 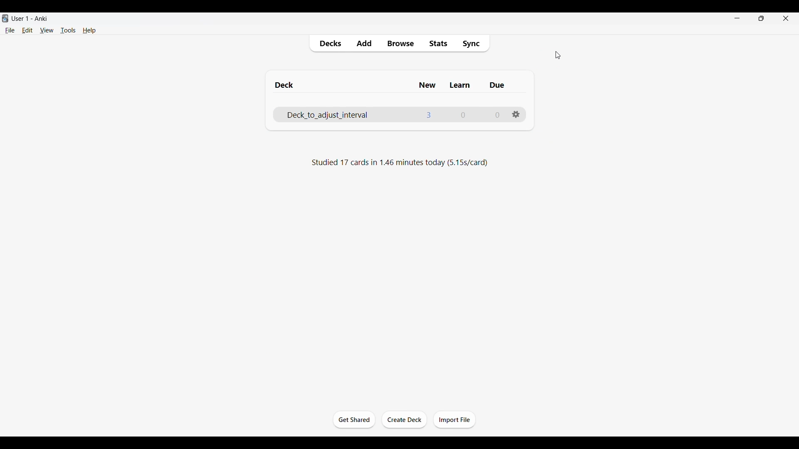 I want to click on New column, so click(x=427, y=86).